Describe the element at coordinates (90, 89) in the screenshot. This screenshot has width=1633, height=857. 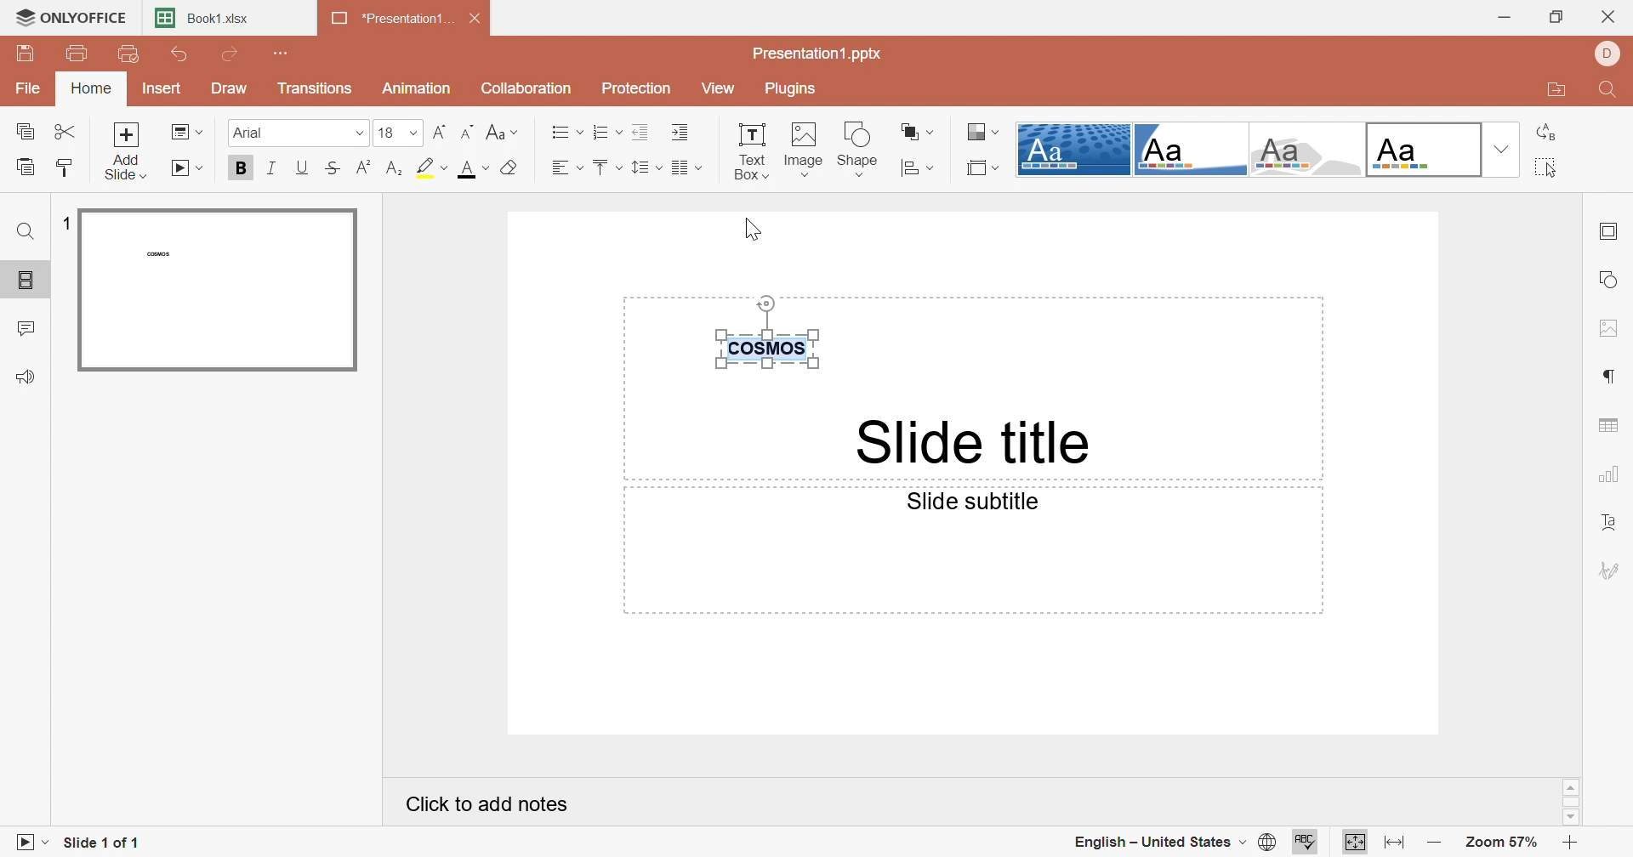
I see `Home` at that location.